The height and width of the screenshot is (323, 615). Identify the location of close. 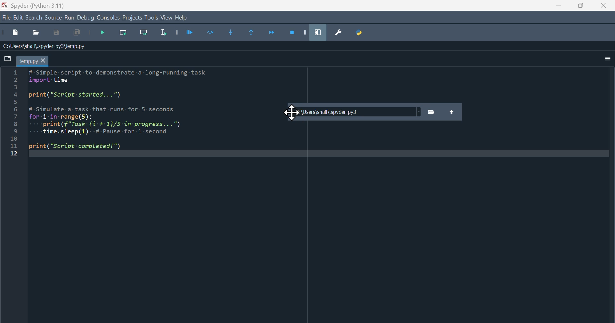
(605, 7).